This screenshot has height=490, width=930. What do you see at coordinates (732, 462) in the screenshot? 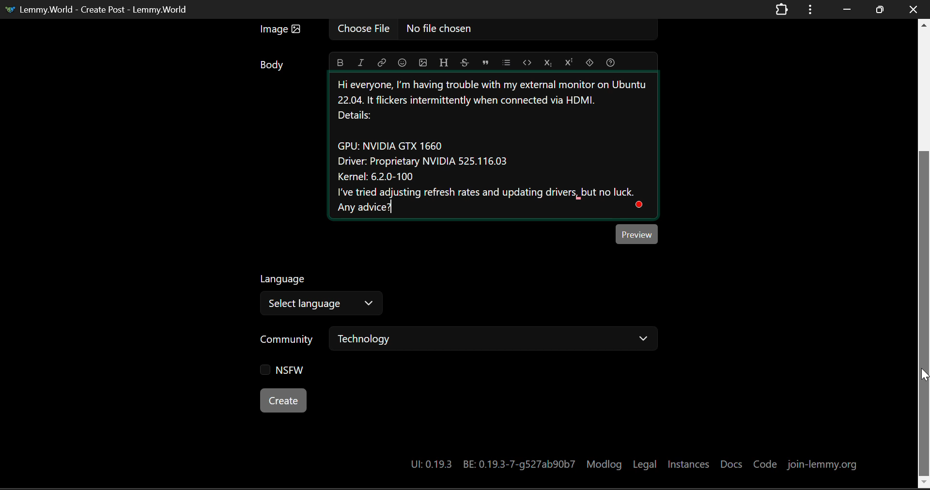
I see `Docs` at bounding box center [732, 462].